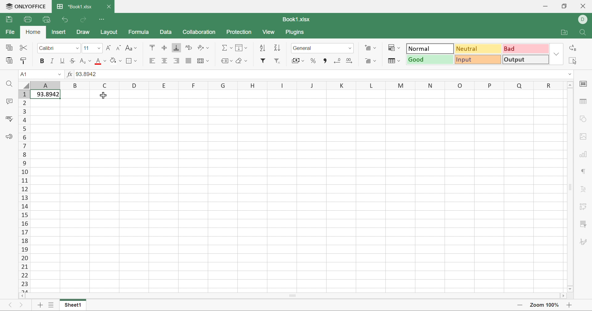  I want to click on Cursor, so click(101, 95).